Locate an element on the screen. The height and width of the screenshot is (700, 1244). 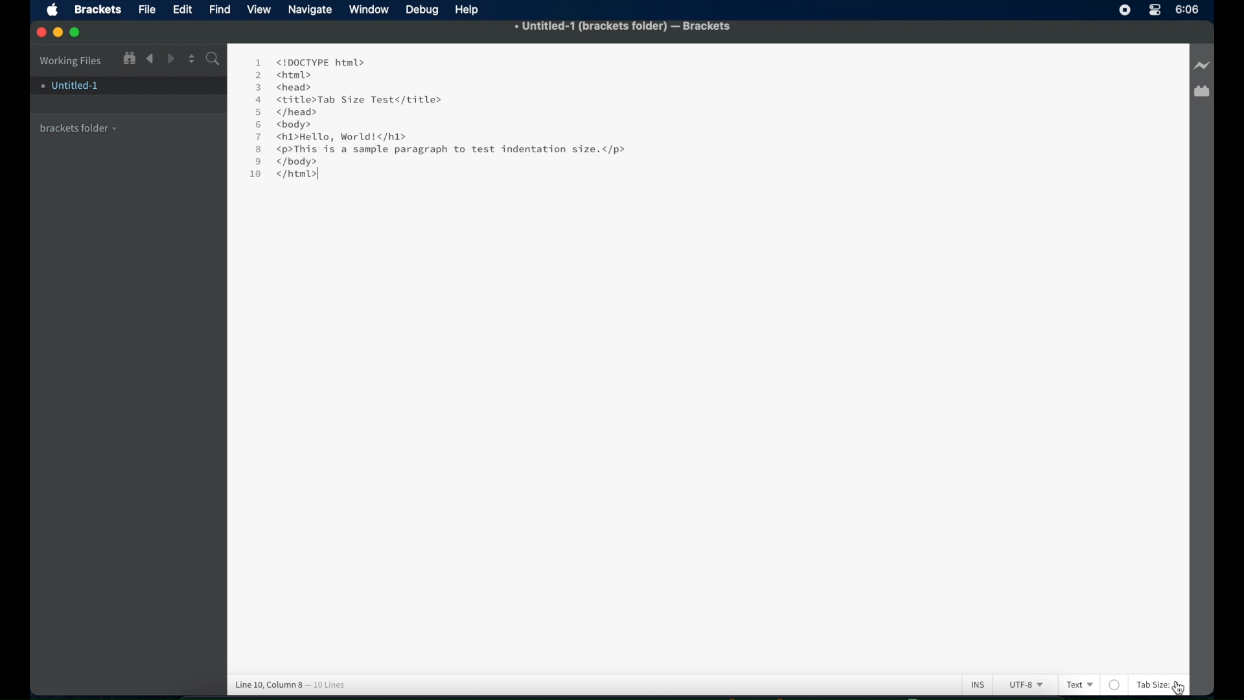
Tab Size is located at coordinates (1151, 684).